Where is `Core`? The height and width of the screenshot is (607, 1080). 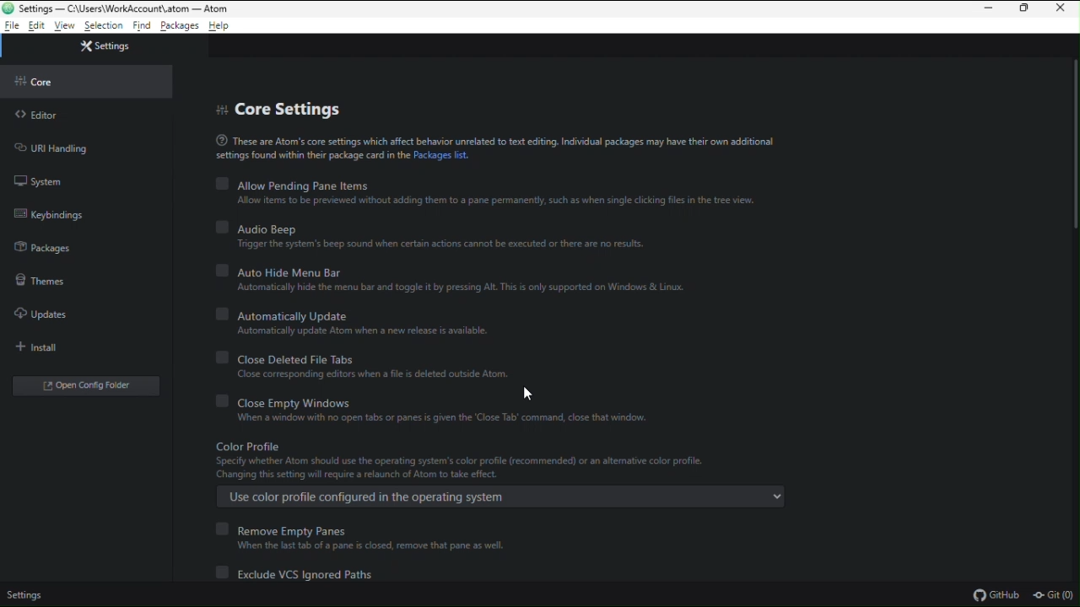
Core is located at coordinates (40, 81).